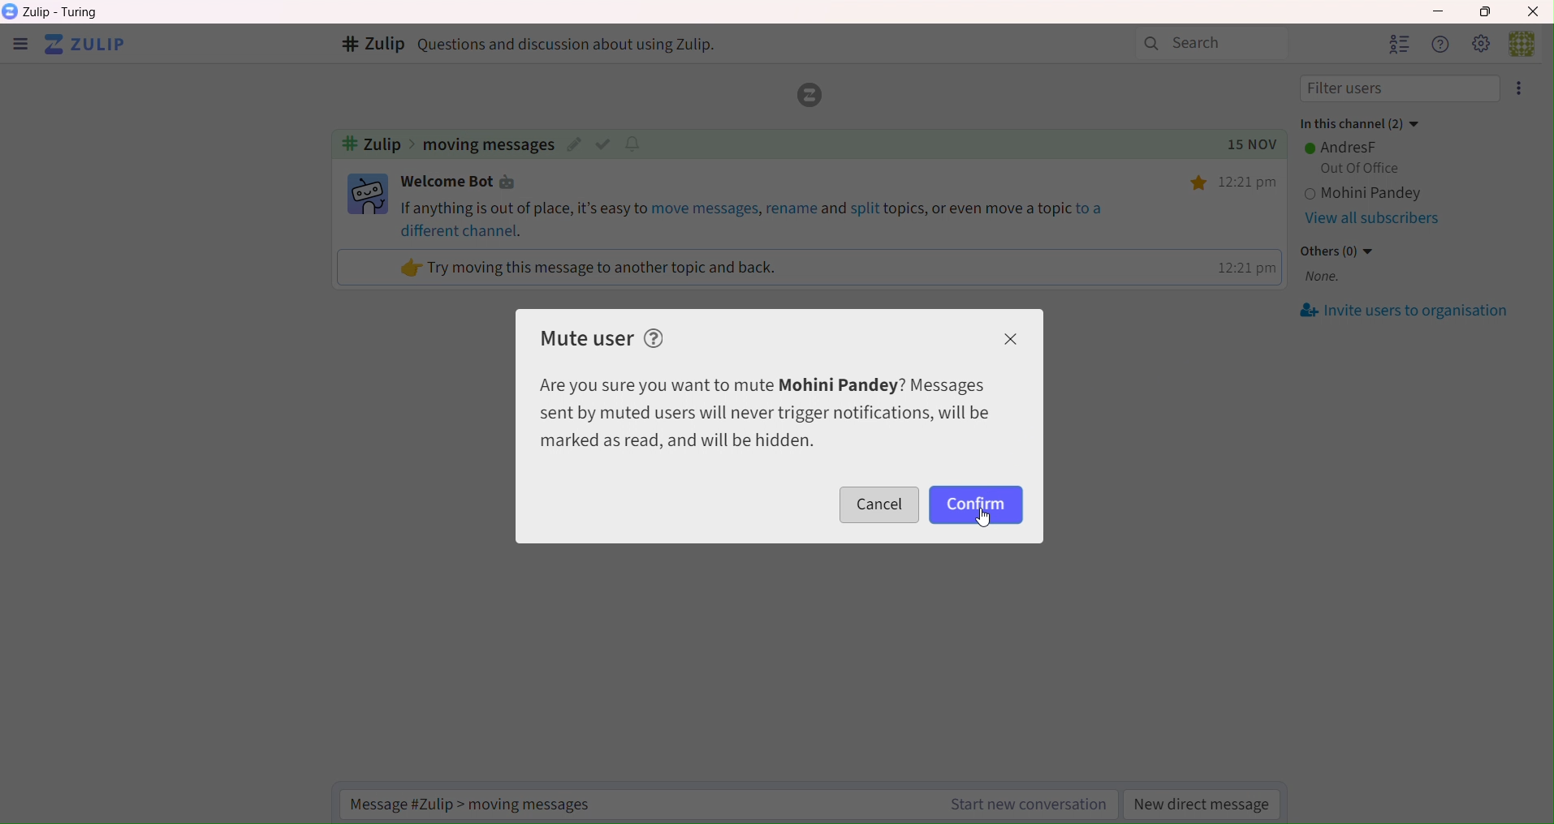 The height and width of the screenshot is (824, 1554). What do you see at coordinates (1345, 147) in the screenshot?
I see `AndresF` at bounding box center [1345, 147].